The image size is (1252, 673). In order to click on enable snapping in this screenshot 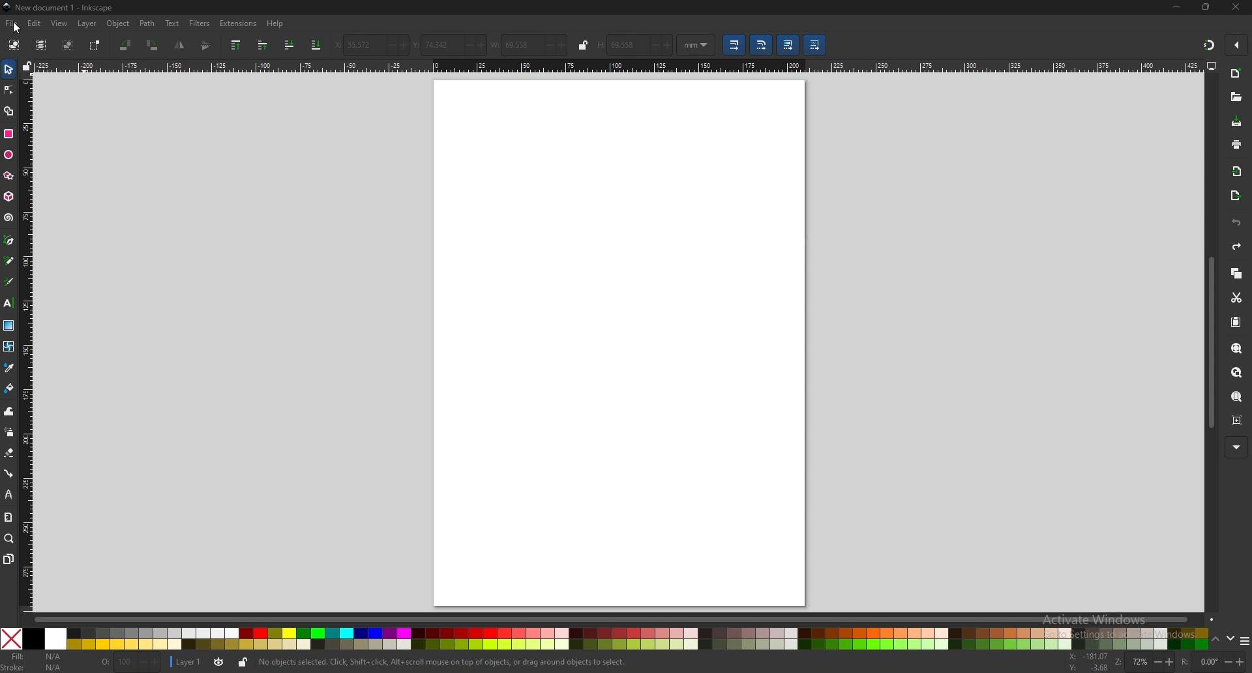, I will do `click(1234, 45)`.